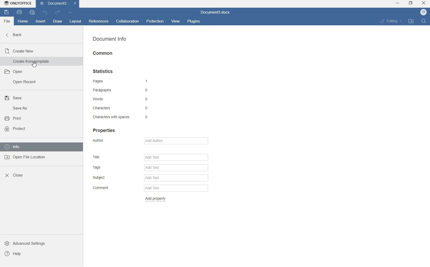 This screenshot has width=430, height=267. What do you see at coordinates (121, 90) in the screenshot?
I see `paragraph 0` at bounding box center [121, 90].